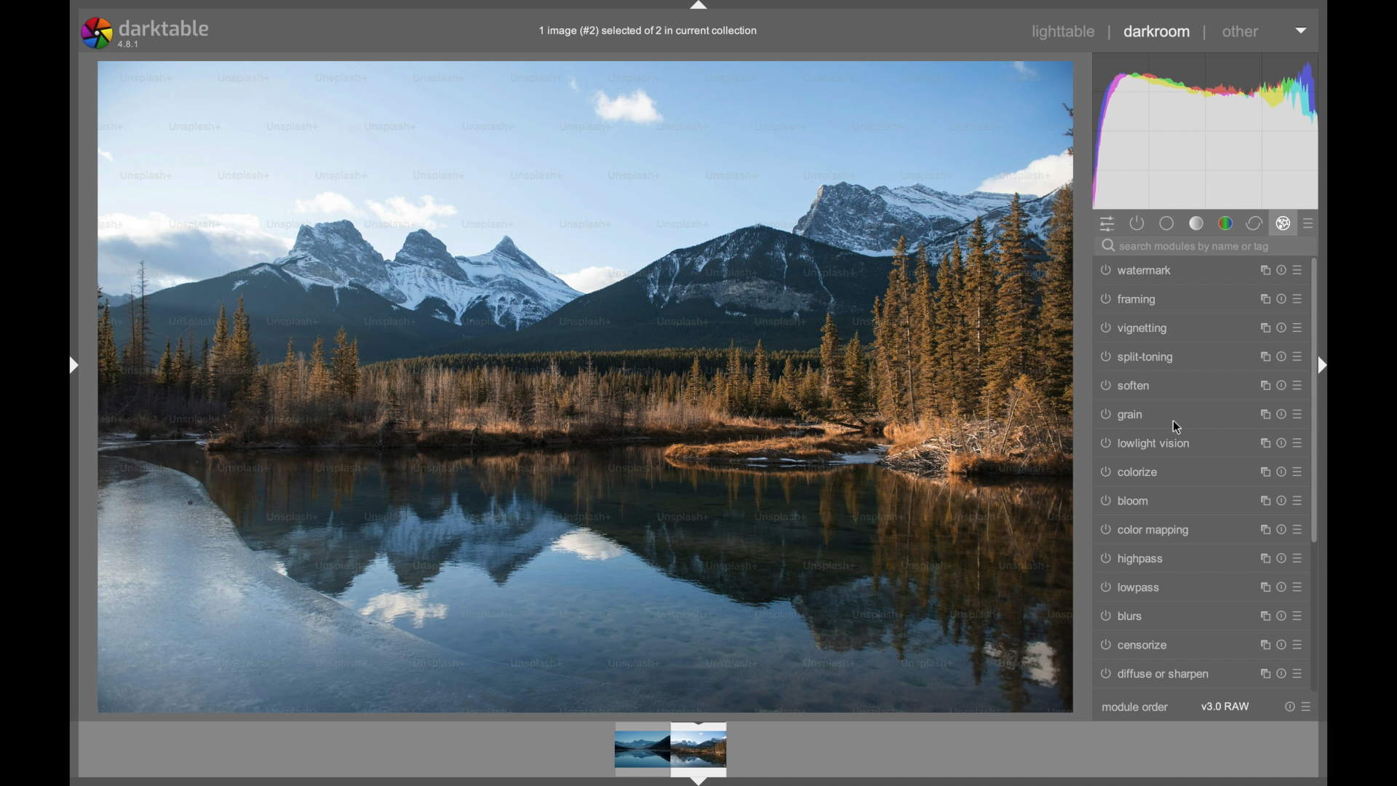 Image resolution: width=1397 pixels, height=786 pixels. Describe the element at coordinates (678, 750) in the screenshot. I see `Video preview` at that location.